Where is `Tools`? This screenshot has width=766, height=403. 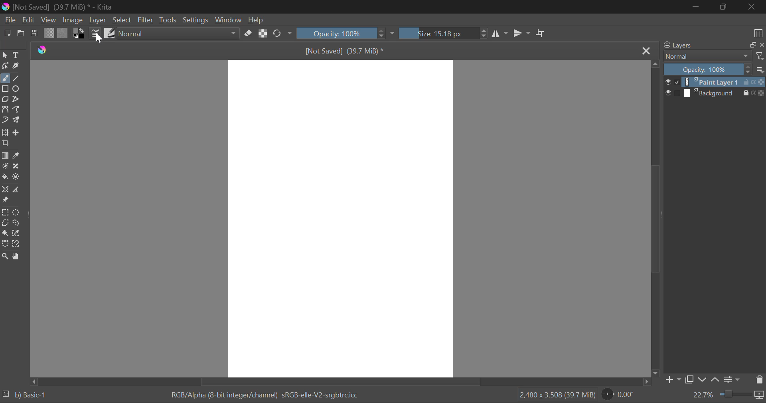
Tools is located at coordinates (168, 19).